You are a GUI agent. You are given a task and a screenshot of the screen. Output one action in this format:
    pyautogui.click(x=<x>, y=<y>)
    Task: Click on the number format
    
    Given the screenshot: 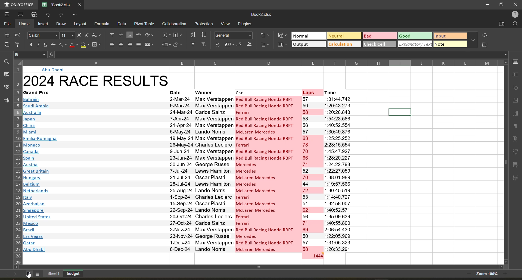 What is the action you would take?
    pyautogui.click(x=234, y=35)
    